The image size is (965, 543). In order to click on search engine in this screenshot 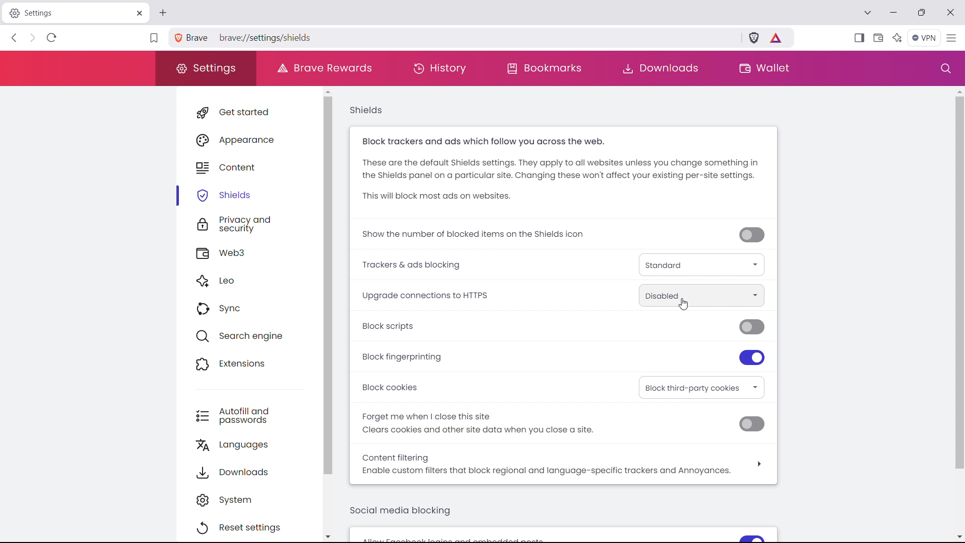, I will do `click(254, 335)`.